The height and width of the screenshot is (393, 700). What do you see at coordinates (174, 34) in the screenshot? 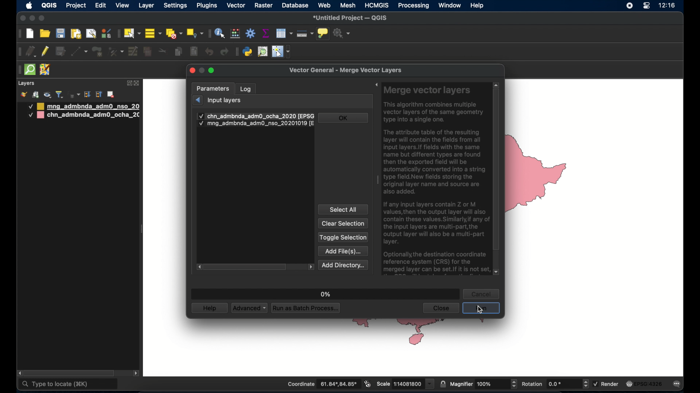
I see `deselect all features` at bounding box center [174, 34].